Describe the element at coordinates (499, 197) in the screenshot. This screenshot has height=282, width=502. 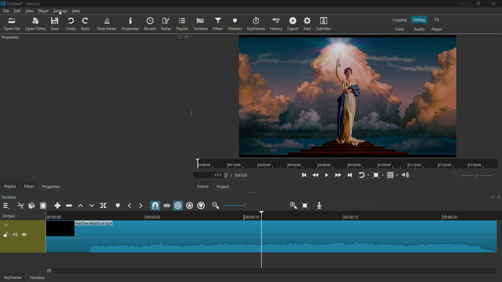
I see `close timeline` at that location.